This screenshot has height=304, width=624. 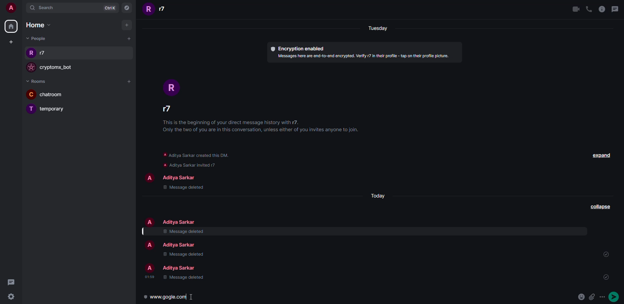 What do you see at coordinates (164, 10) in the screenshot?
I see `people` at bounding box center [164, 10].